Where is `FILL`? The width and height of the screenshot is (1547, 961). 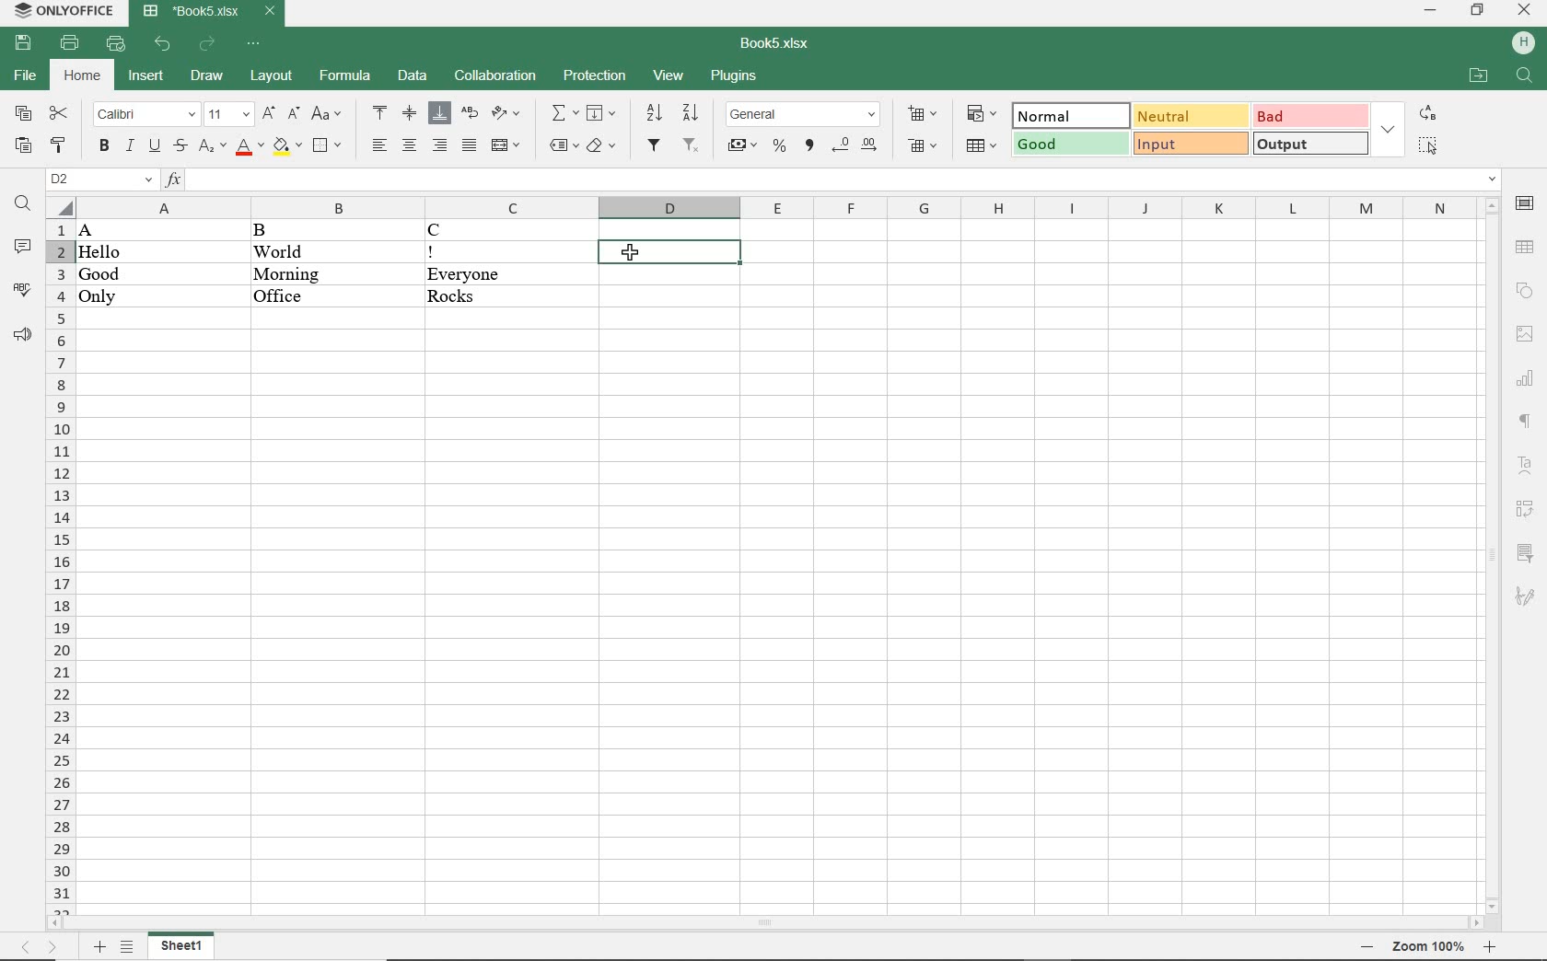
FILL is located at coordinates (603, 113).